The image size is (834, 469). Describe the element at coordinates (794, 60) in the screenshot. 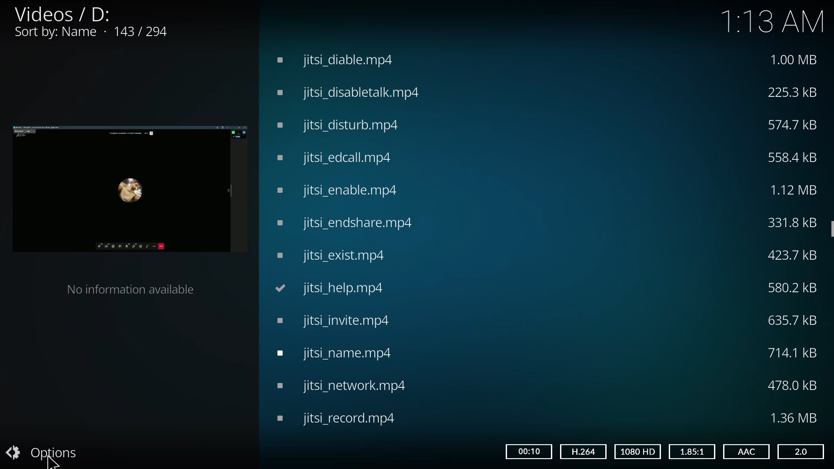

I see `size` at that location.